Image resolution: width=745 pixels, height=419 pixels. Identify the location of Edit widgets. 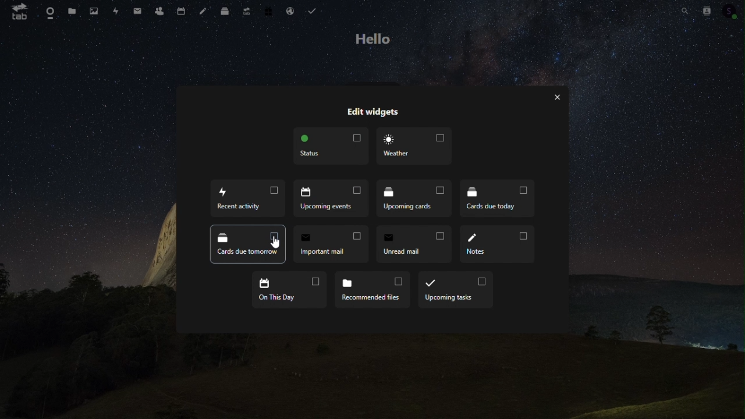
(373, 112).